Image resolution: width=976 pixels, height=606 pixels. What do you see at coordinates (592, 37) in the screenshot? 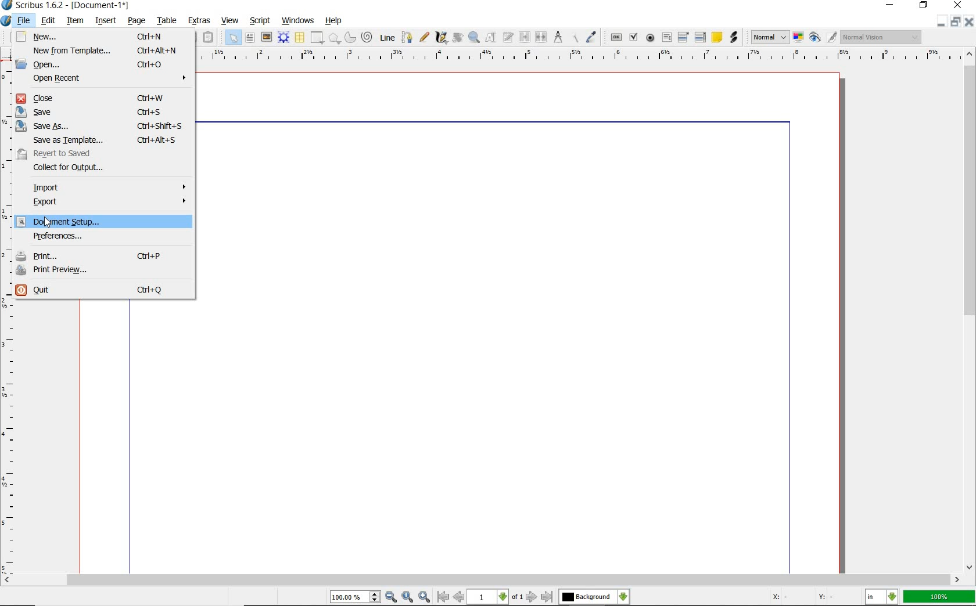
I see `eye dropper` at bounding box center [592, 37].